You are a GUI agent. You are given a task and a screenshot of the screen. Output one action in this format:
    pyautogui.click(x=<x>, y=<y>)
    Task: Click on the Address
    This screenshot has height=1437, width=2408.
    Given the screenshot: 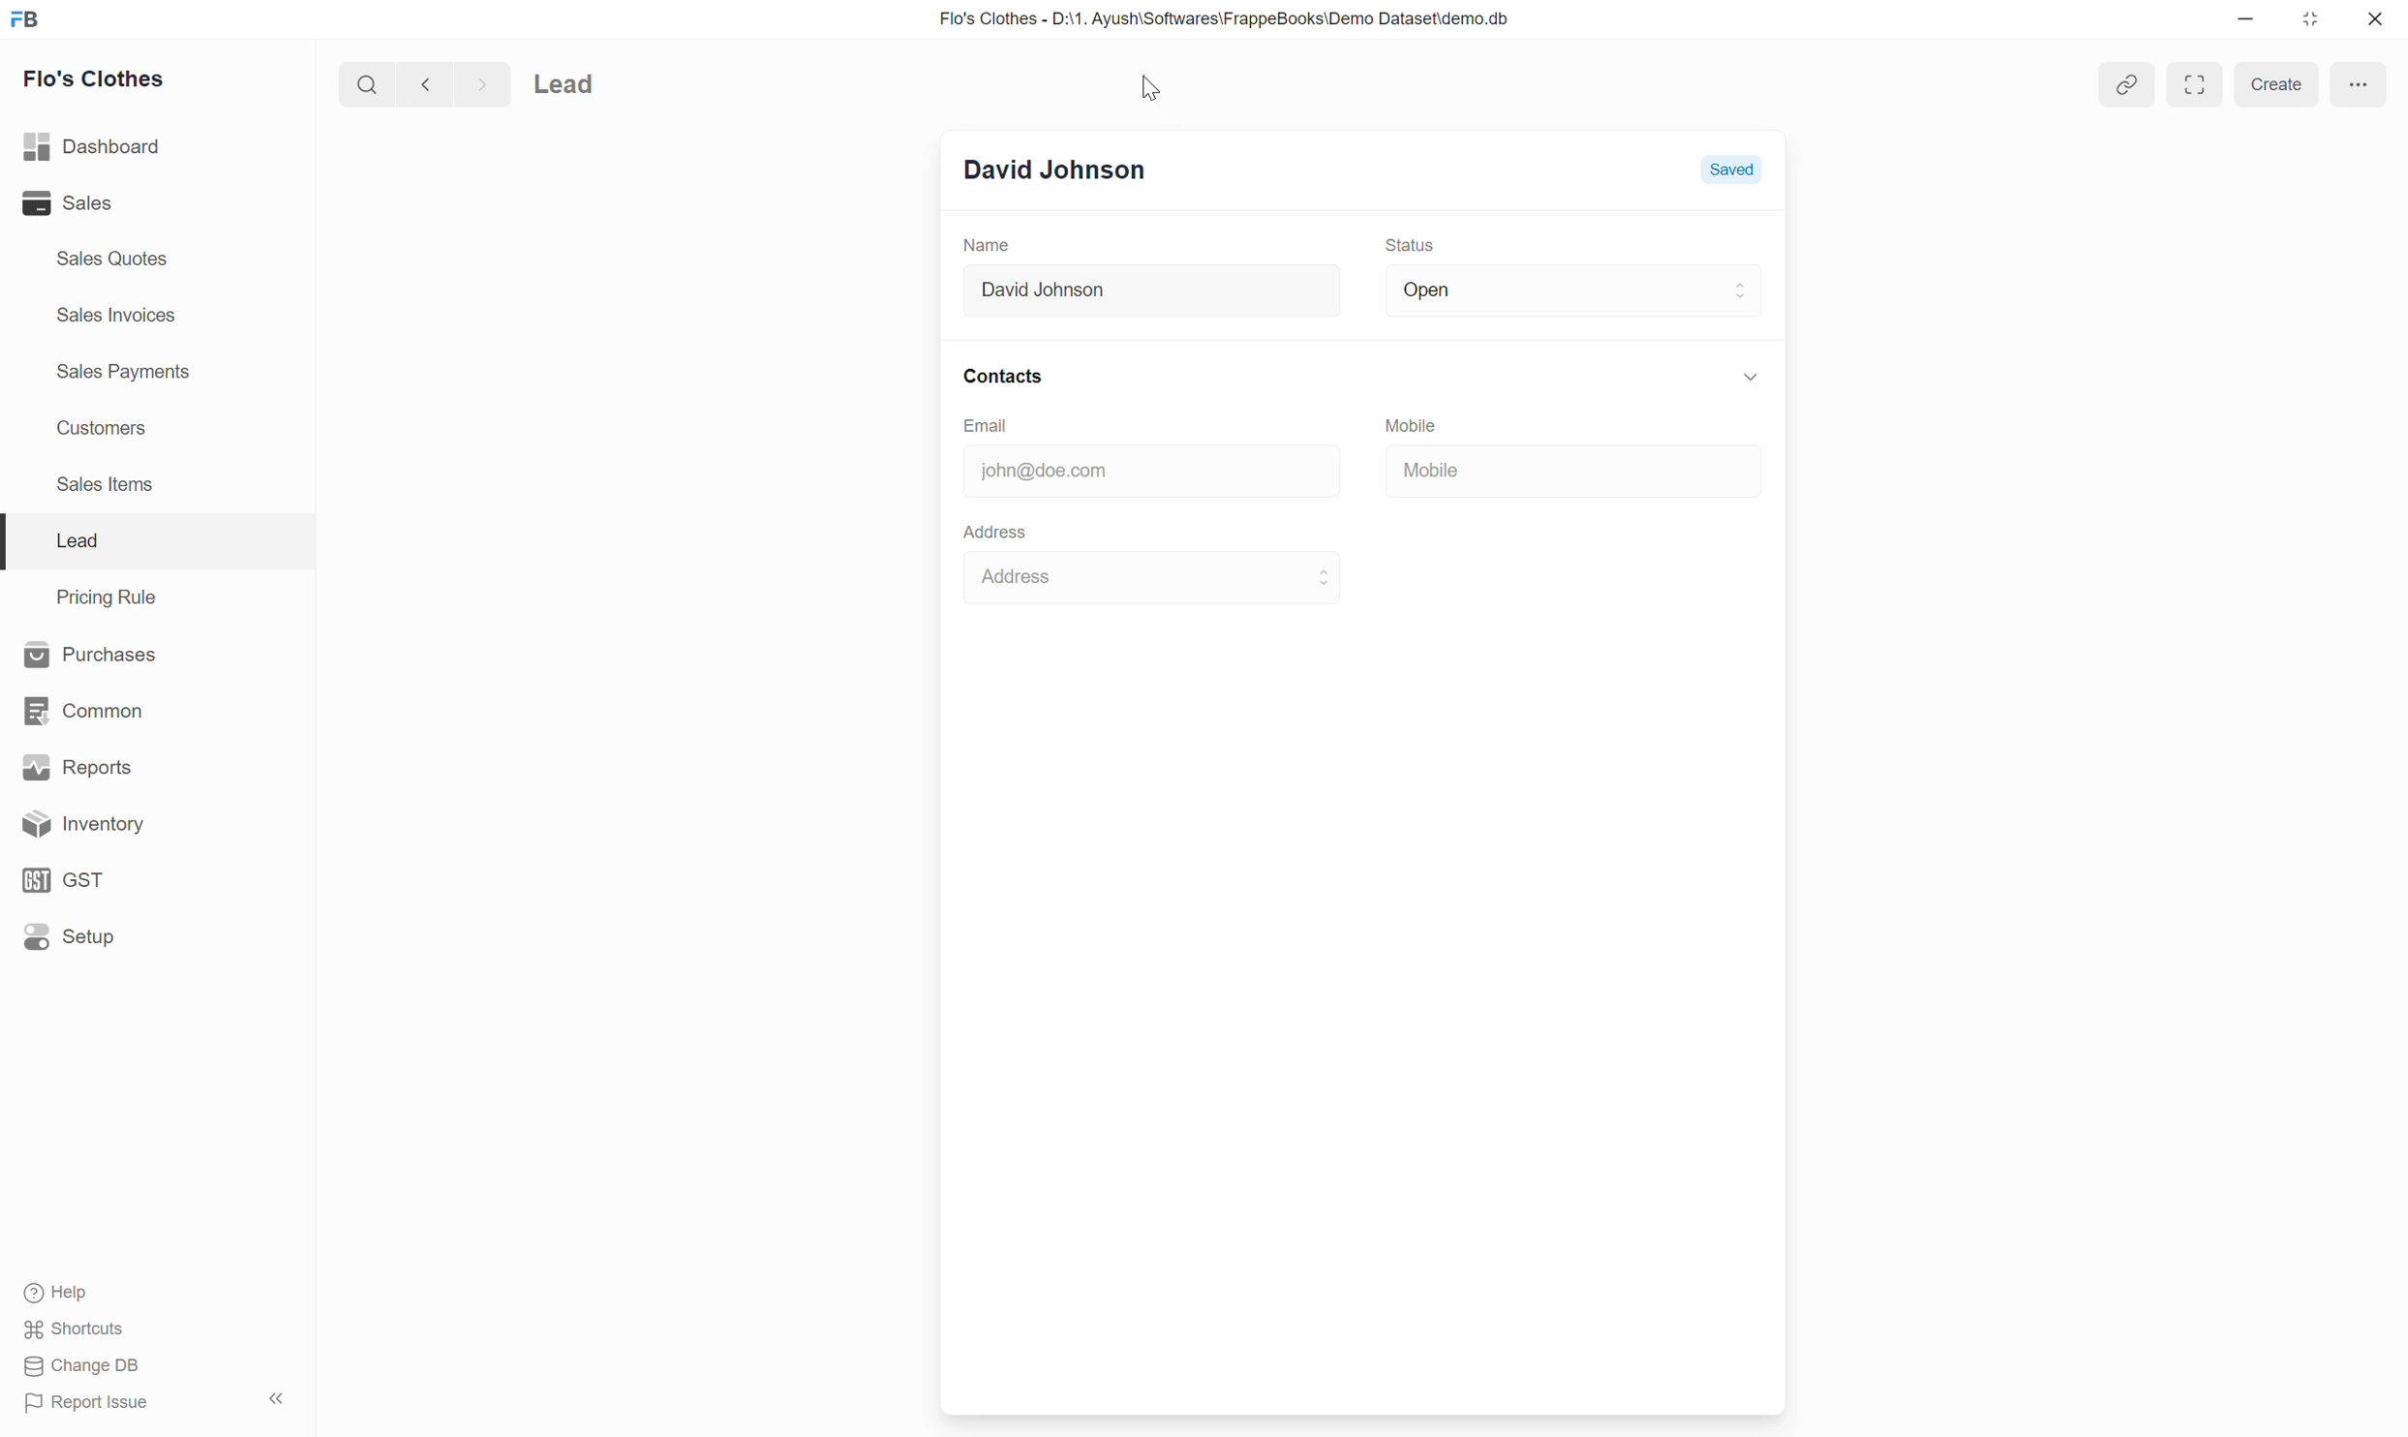 What is the action you would take?
    pyautogui.click(x=992, y=530)
    